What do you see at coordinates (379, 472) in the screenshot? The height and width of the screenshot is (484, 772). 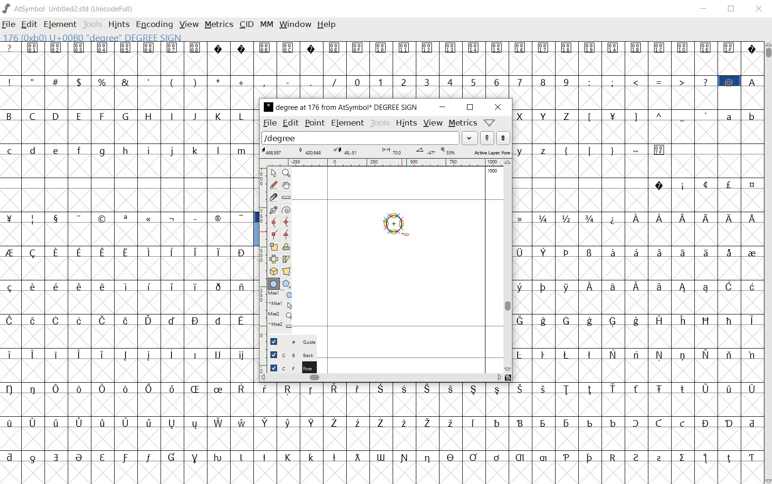 I see `empty glyph slot` at bounding box center [379, 472].